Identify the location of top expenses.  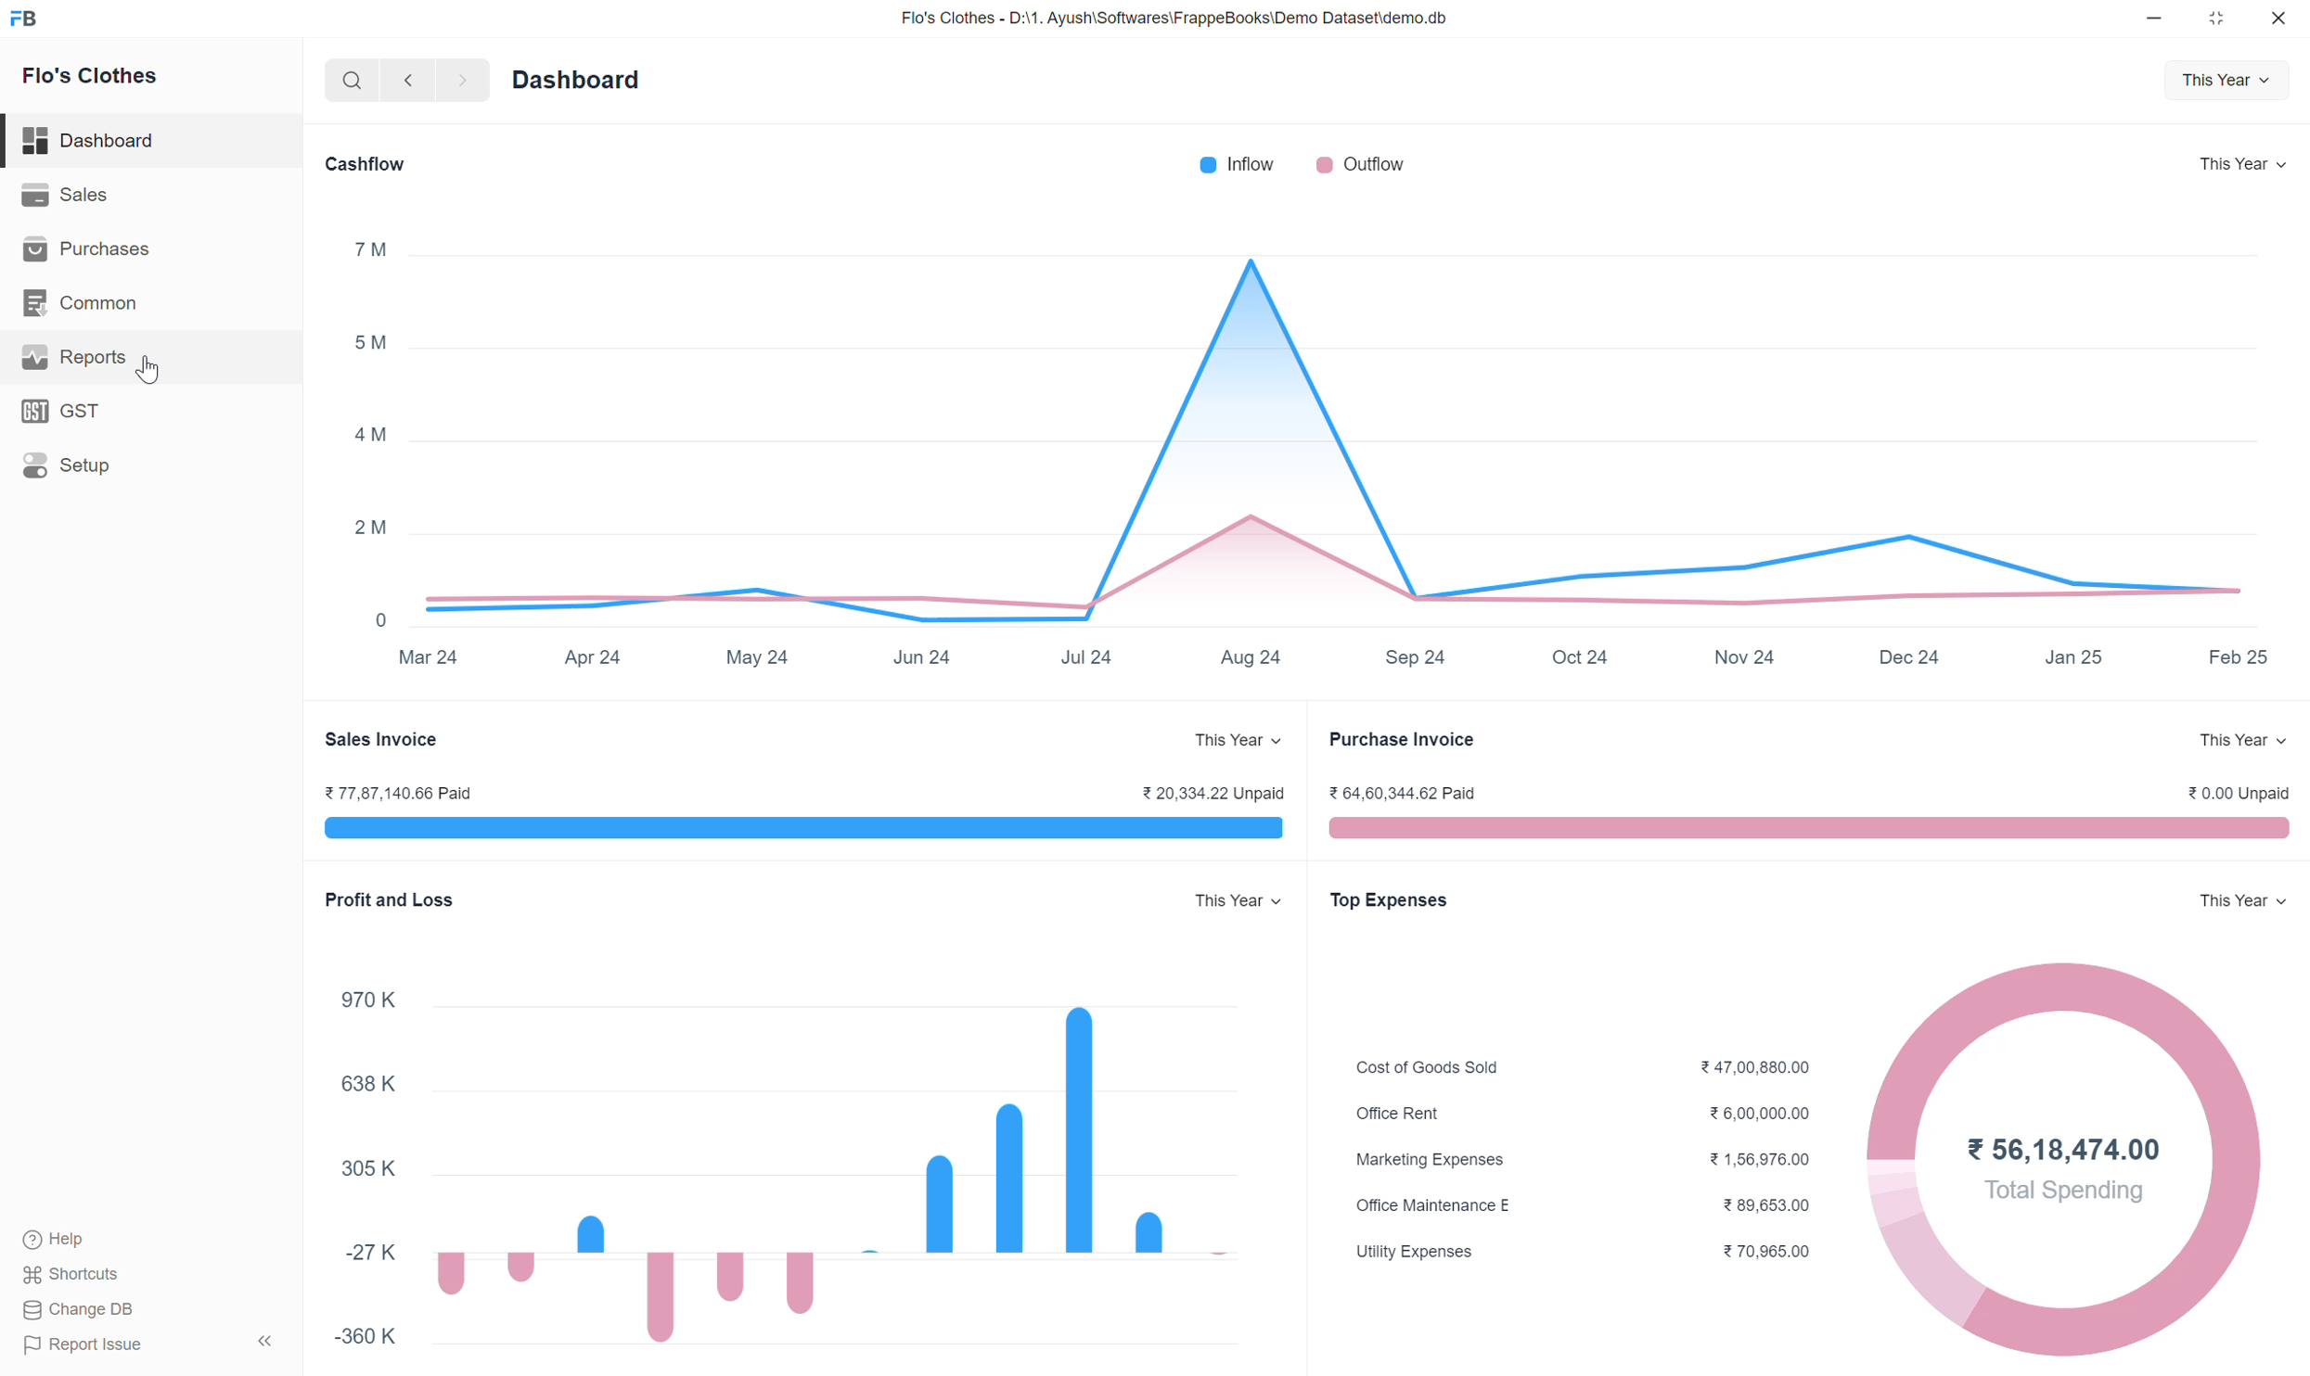
(1387, 900).